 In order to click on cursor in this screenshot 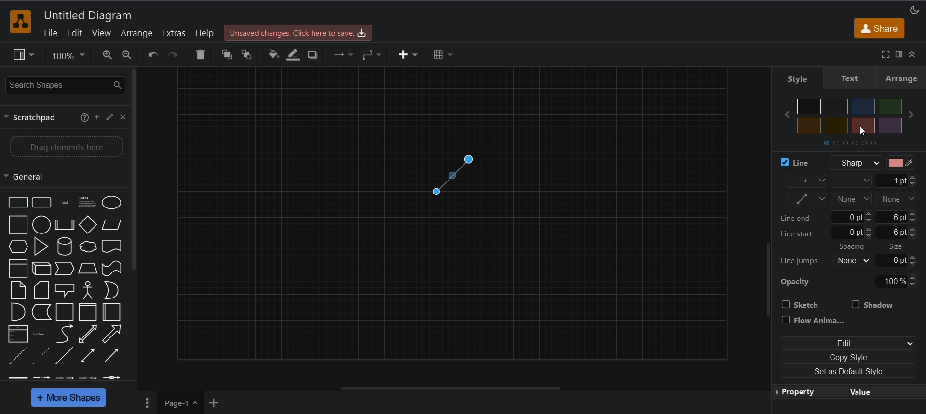, I will do `click(861, 131)`.